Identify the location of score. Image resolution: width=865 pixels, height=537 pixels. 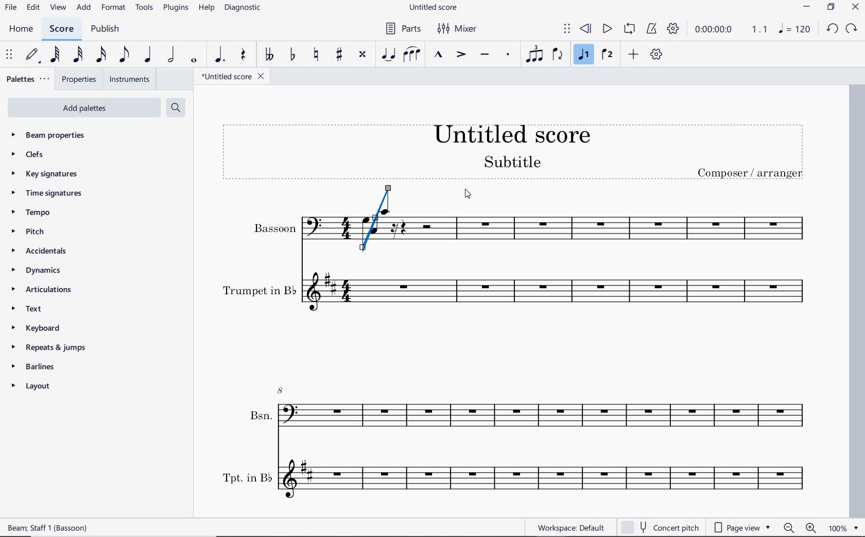
(61, 28).